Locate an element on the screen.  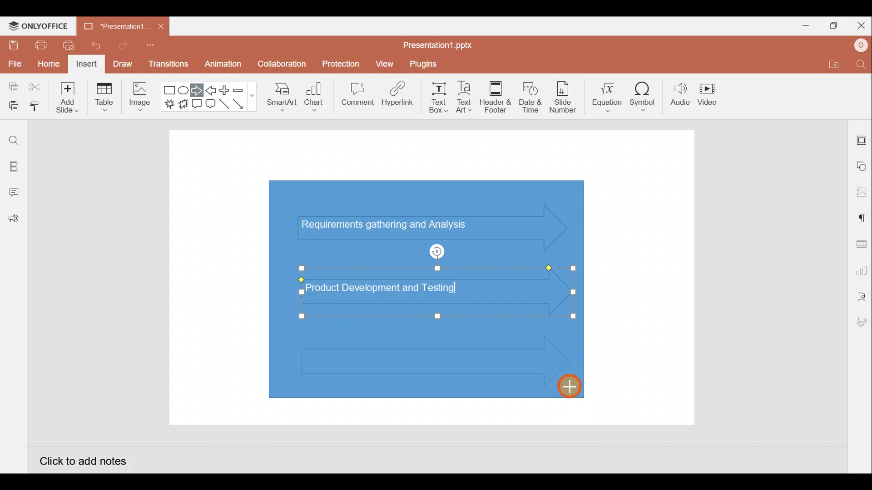
Text (Requirements gathering and Analysis) in arrow shape is located at coordinates (392, 226).